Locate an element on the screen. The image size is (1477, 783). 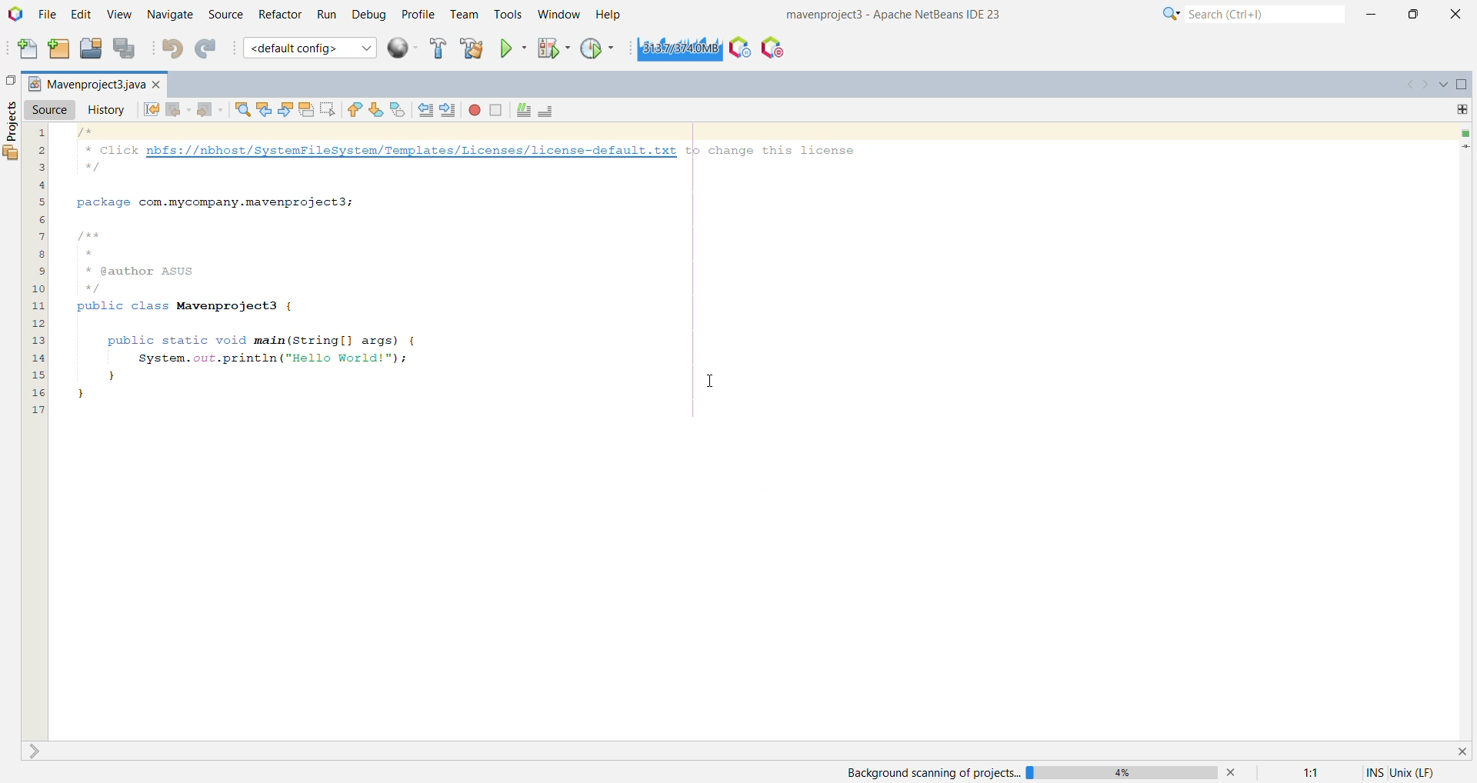
Search is located at coordinates (1265, 16).